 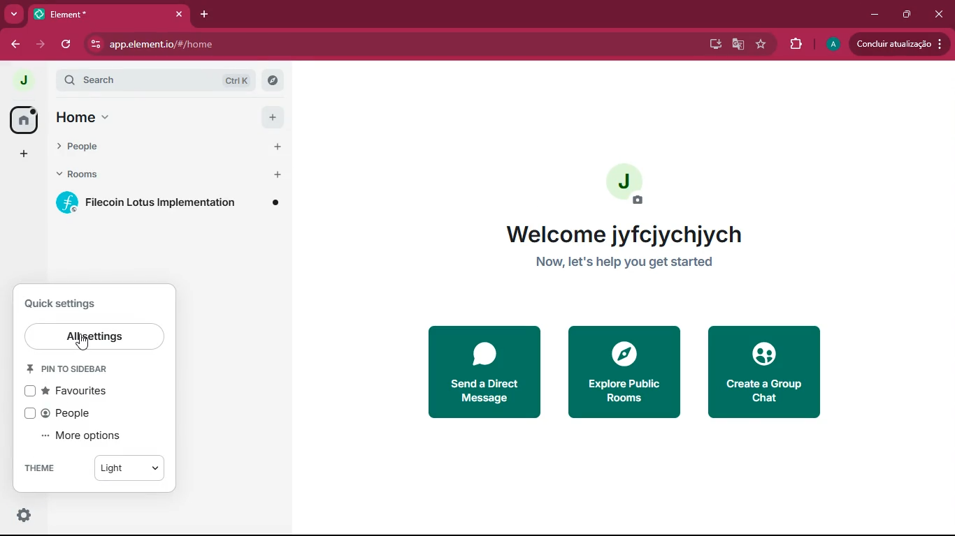 What do you see at coordinates (25, 153) in the screenshot?
I see `more` at bounding box center [25, 153].